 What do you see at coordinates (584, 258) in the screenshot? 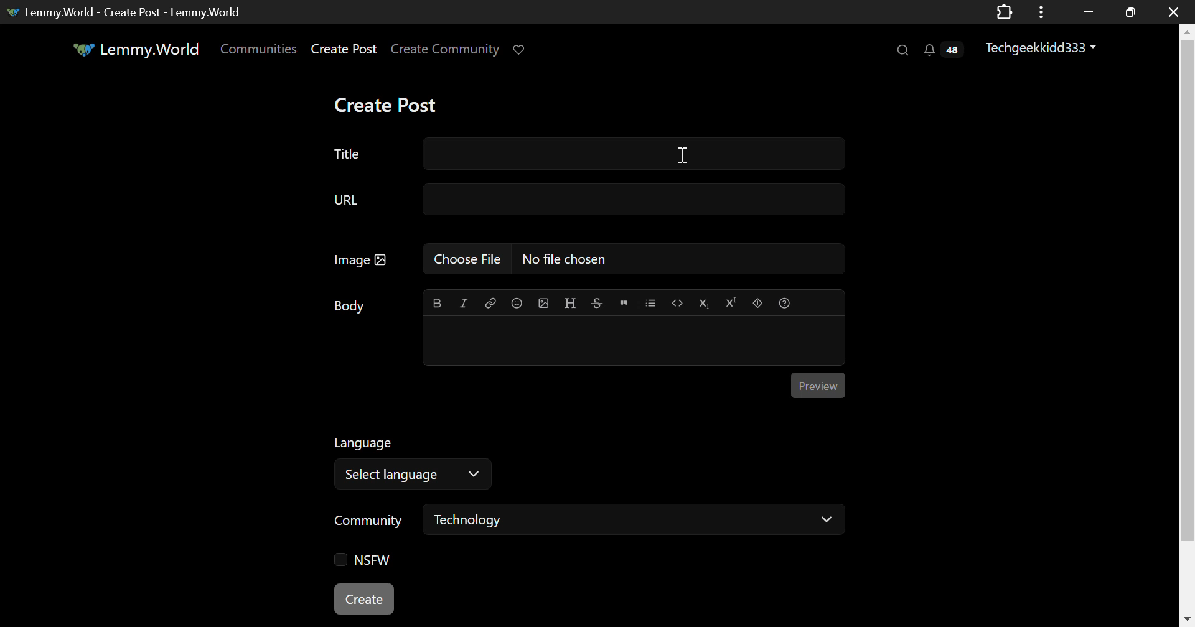
I see `Image: No file chossen` at bounding box center [584, 258].